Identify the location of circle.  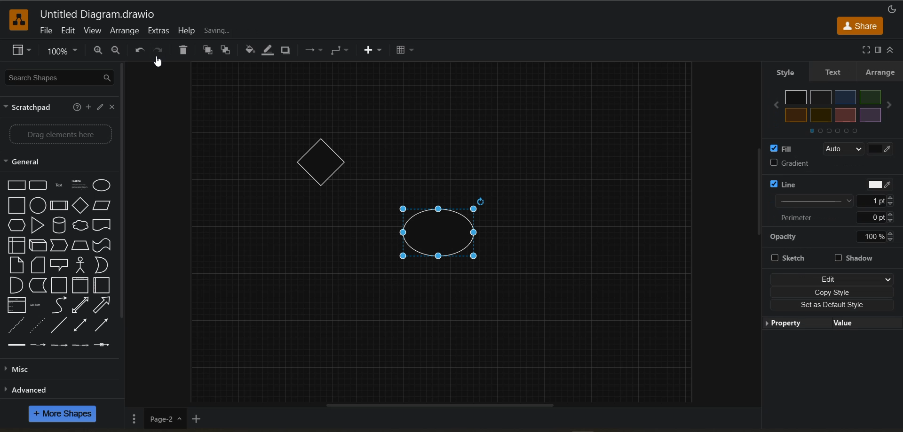
(37, 205).